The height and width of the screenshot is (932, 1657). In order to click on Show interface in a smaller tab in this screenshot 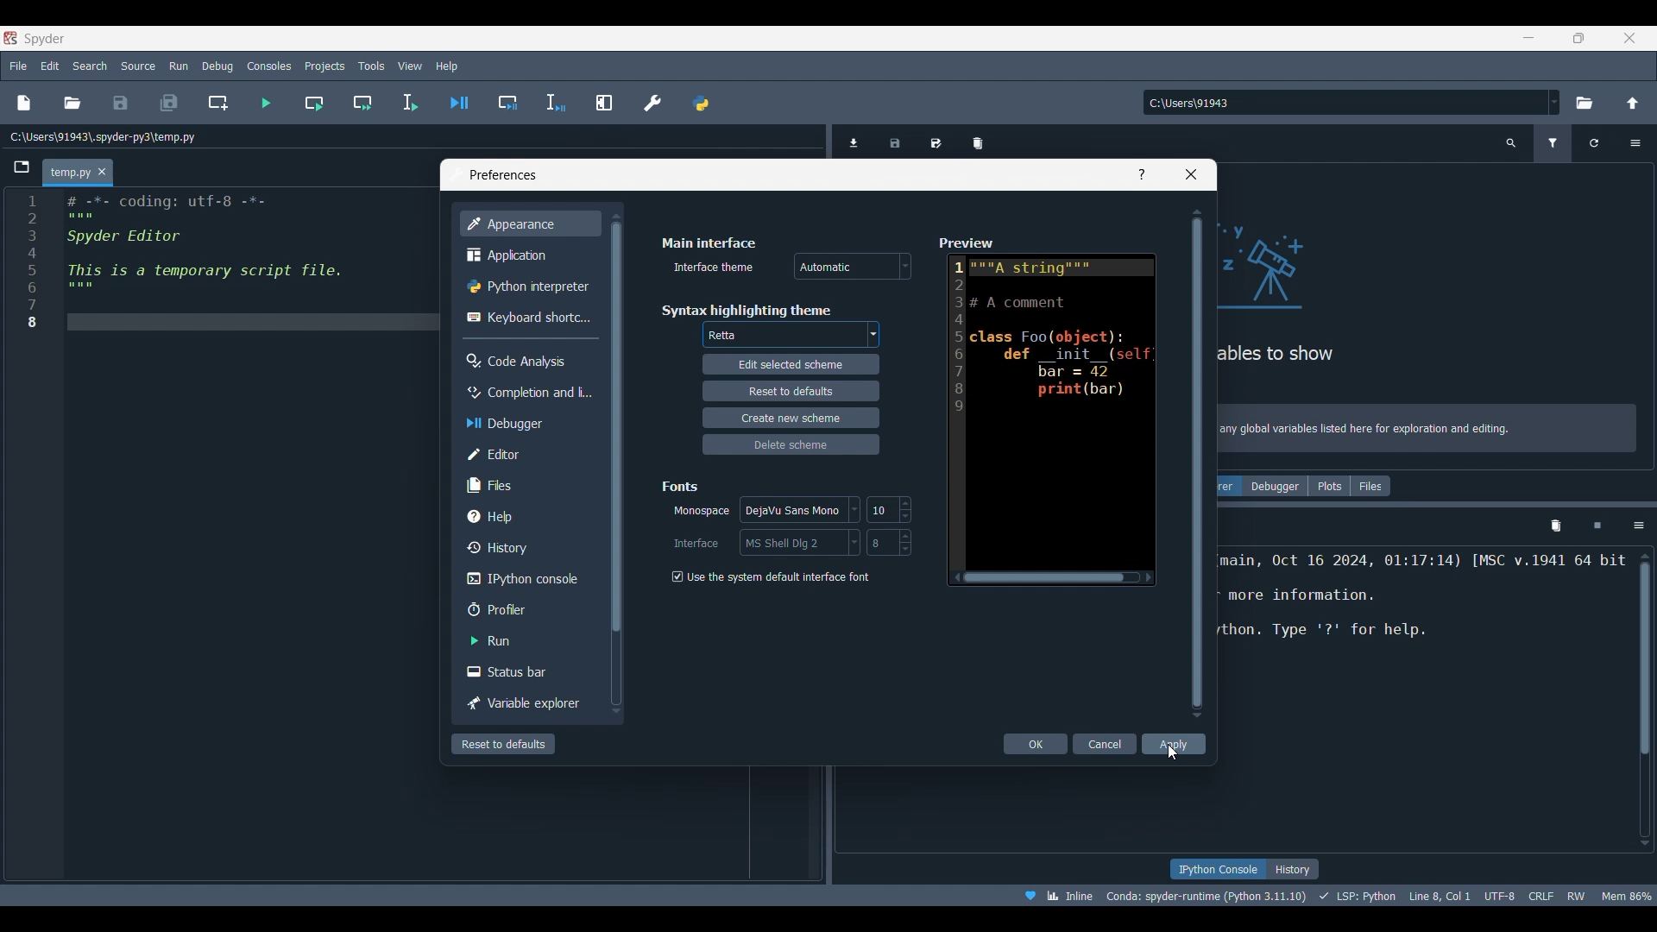, I will do `click(1578, 38)`.